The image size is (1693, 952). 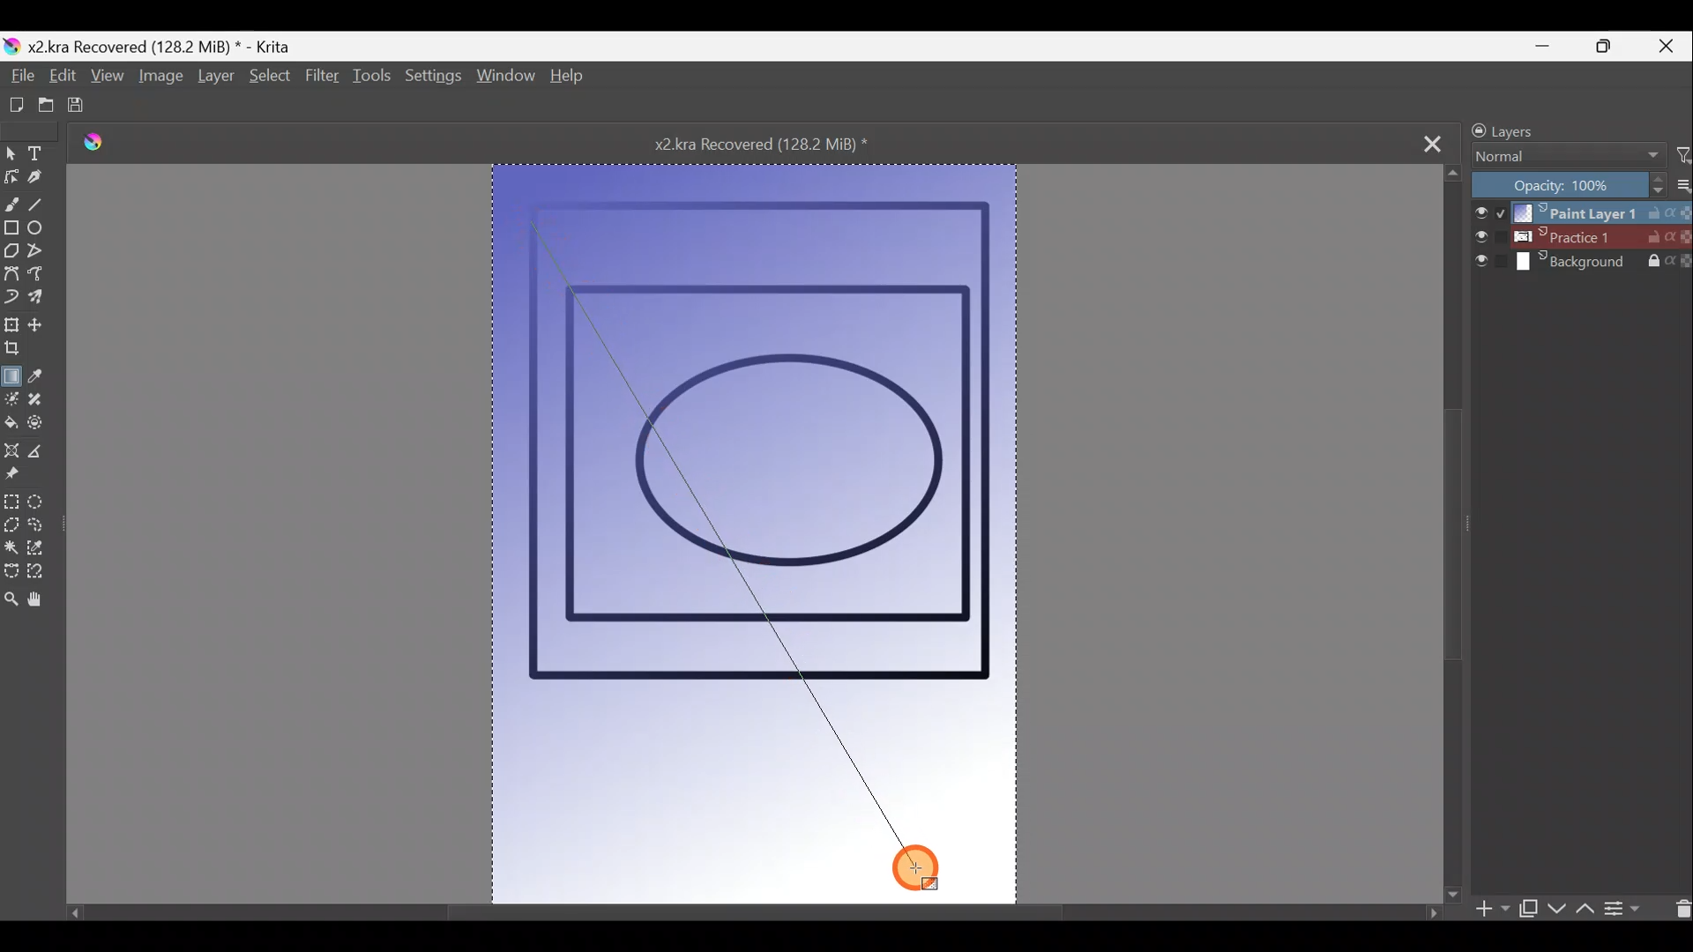 What do you see at coordinates (41, 604) in the screenshot?
I see `Pan tool` at bounding box center [41, 604].